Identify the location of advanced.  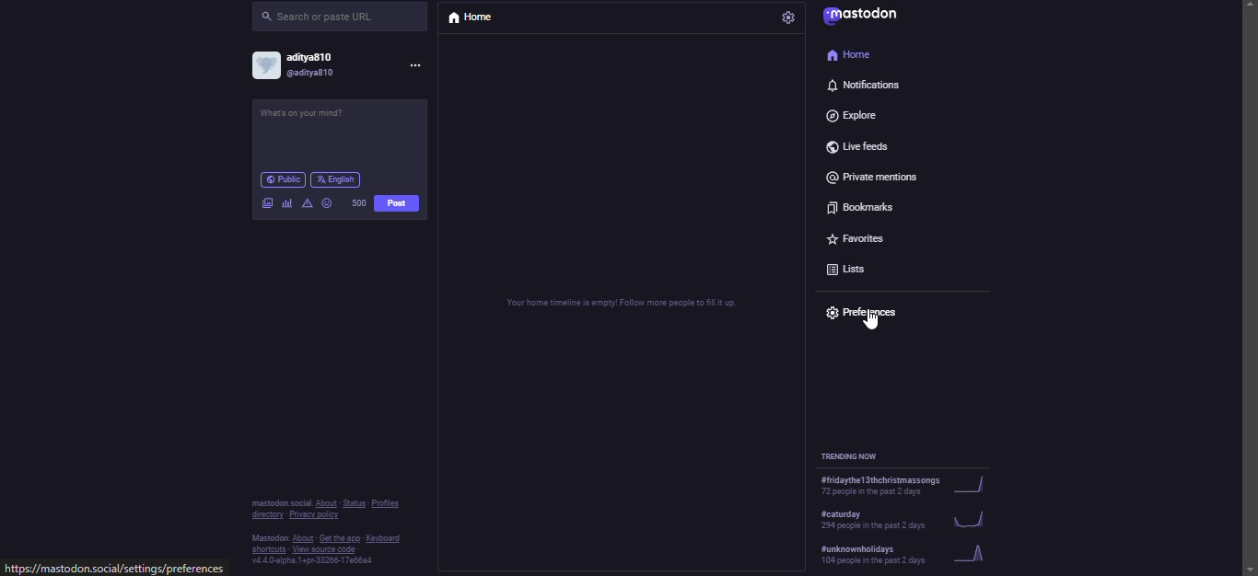
(306, 202).